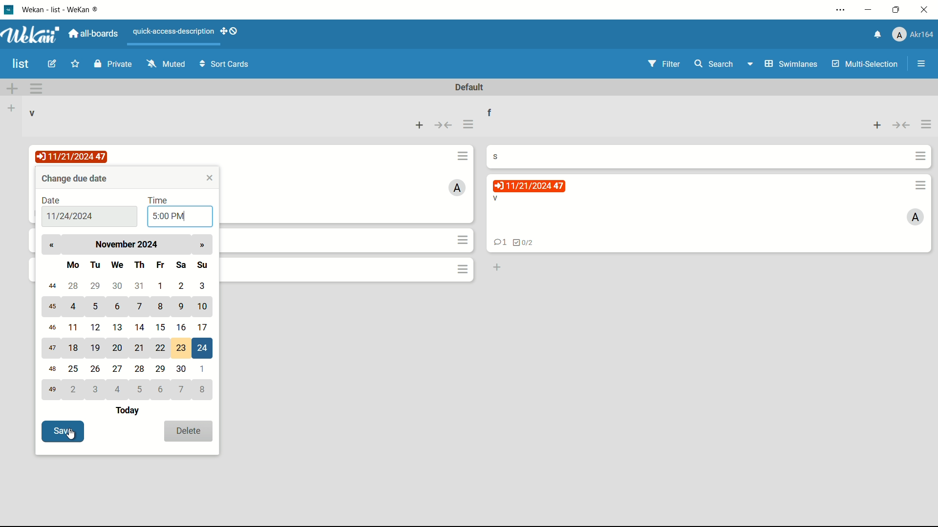 This screenshot has width=938, height=527. What do you see at coordinates (444, 125) in the screenshot?
I see `collapse` at bounding box center [444, 125].